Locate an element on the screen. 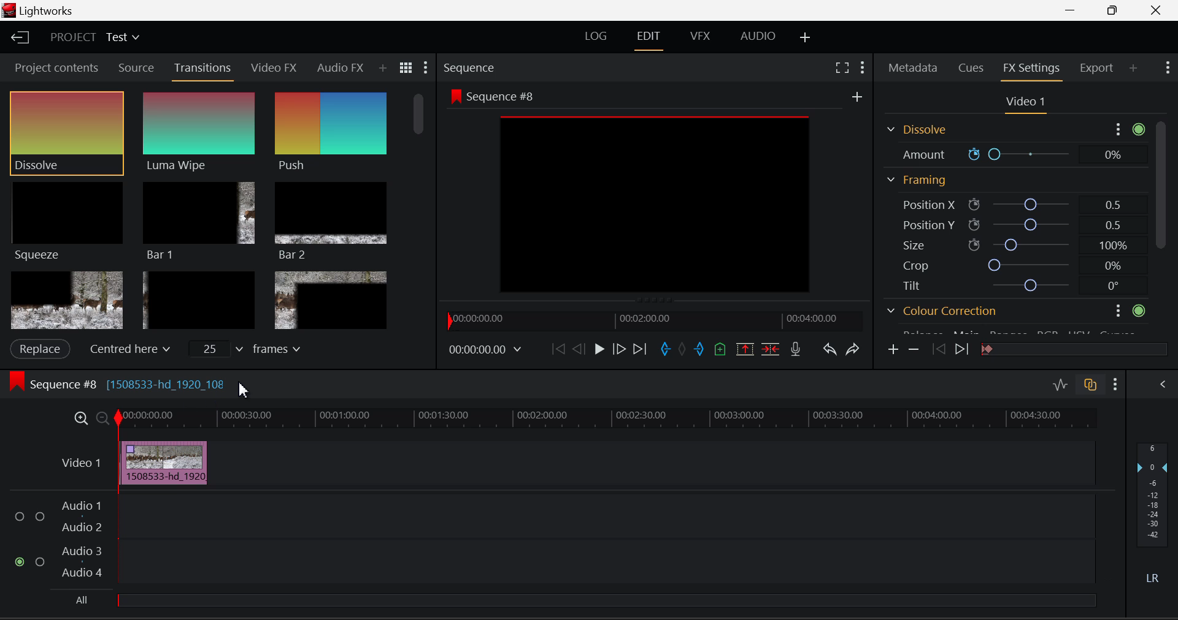 The image size is (1178, 620). Toggle between title and list view is located at coordinates (406, 66).